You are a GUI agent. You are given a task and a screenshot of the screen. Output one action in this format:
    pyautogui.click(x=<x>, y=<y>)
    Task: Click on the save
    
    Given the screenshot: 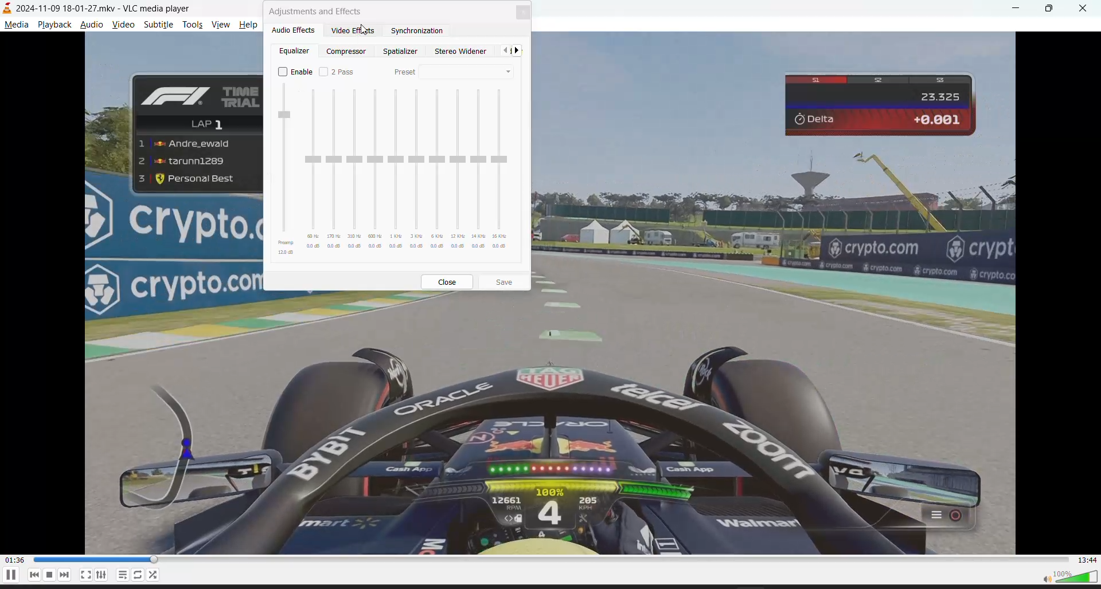 What is the action you would take?
    pyautogui.click(x=505, y=282)
    